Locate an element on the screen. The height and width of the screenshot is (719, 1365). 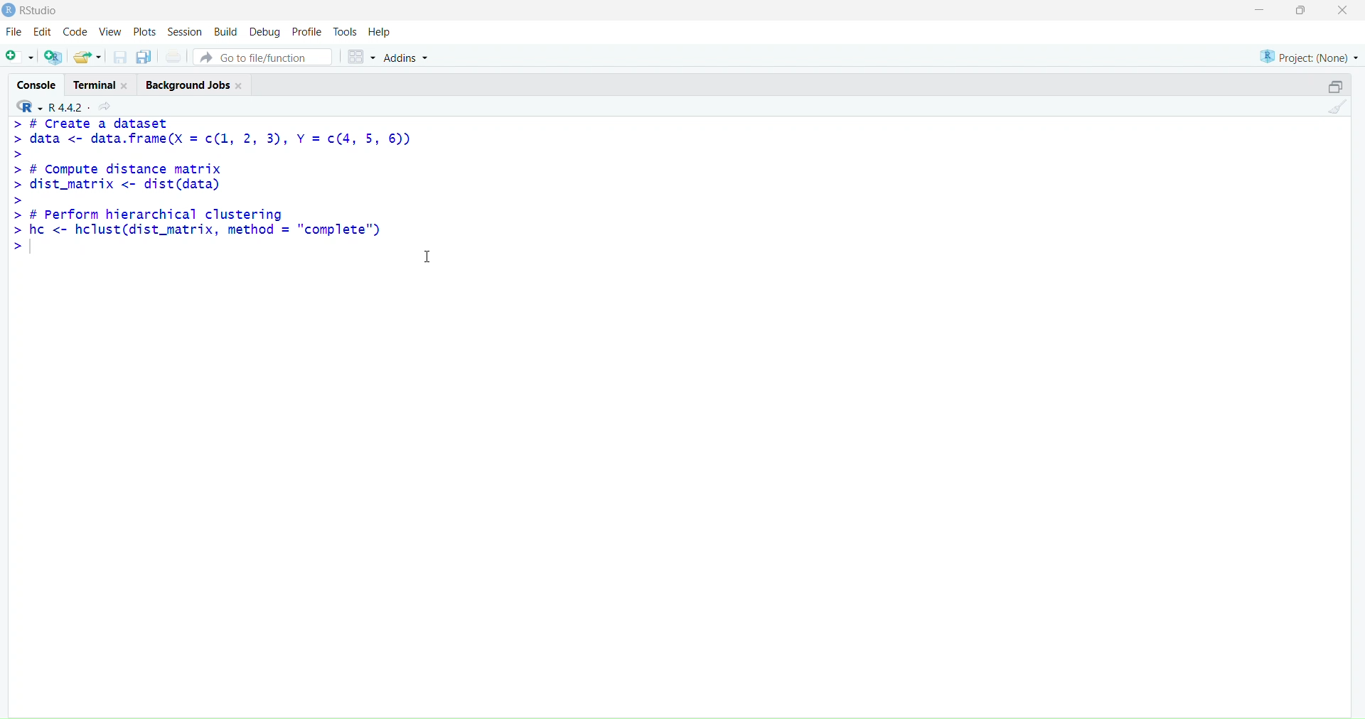
R is located at coordinates (26, 107).